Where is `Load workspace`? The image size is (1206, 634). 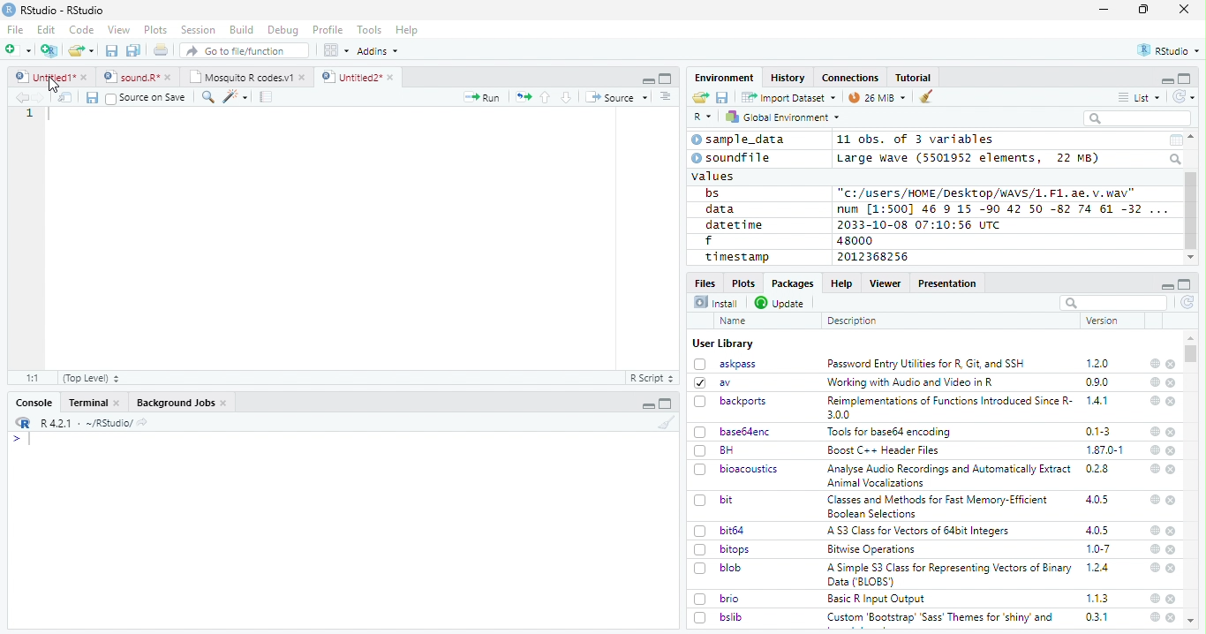
Load workspace is located at coordinates (701, 98).